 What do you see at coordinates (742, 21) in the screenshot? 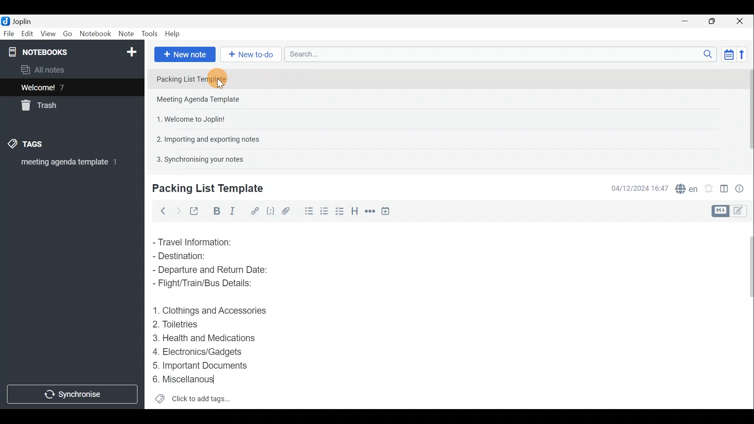
I see `Close` at bounding box center [742, 21].